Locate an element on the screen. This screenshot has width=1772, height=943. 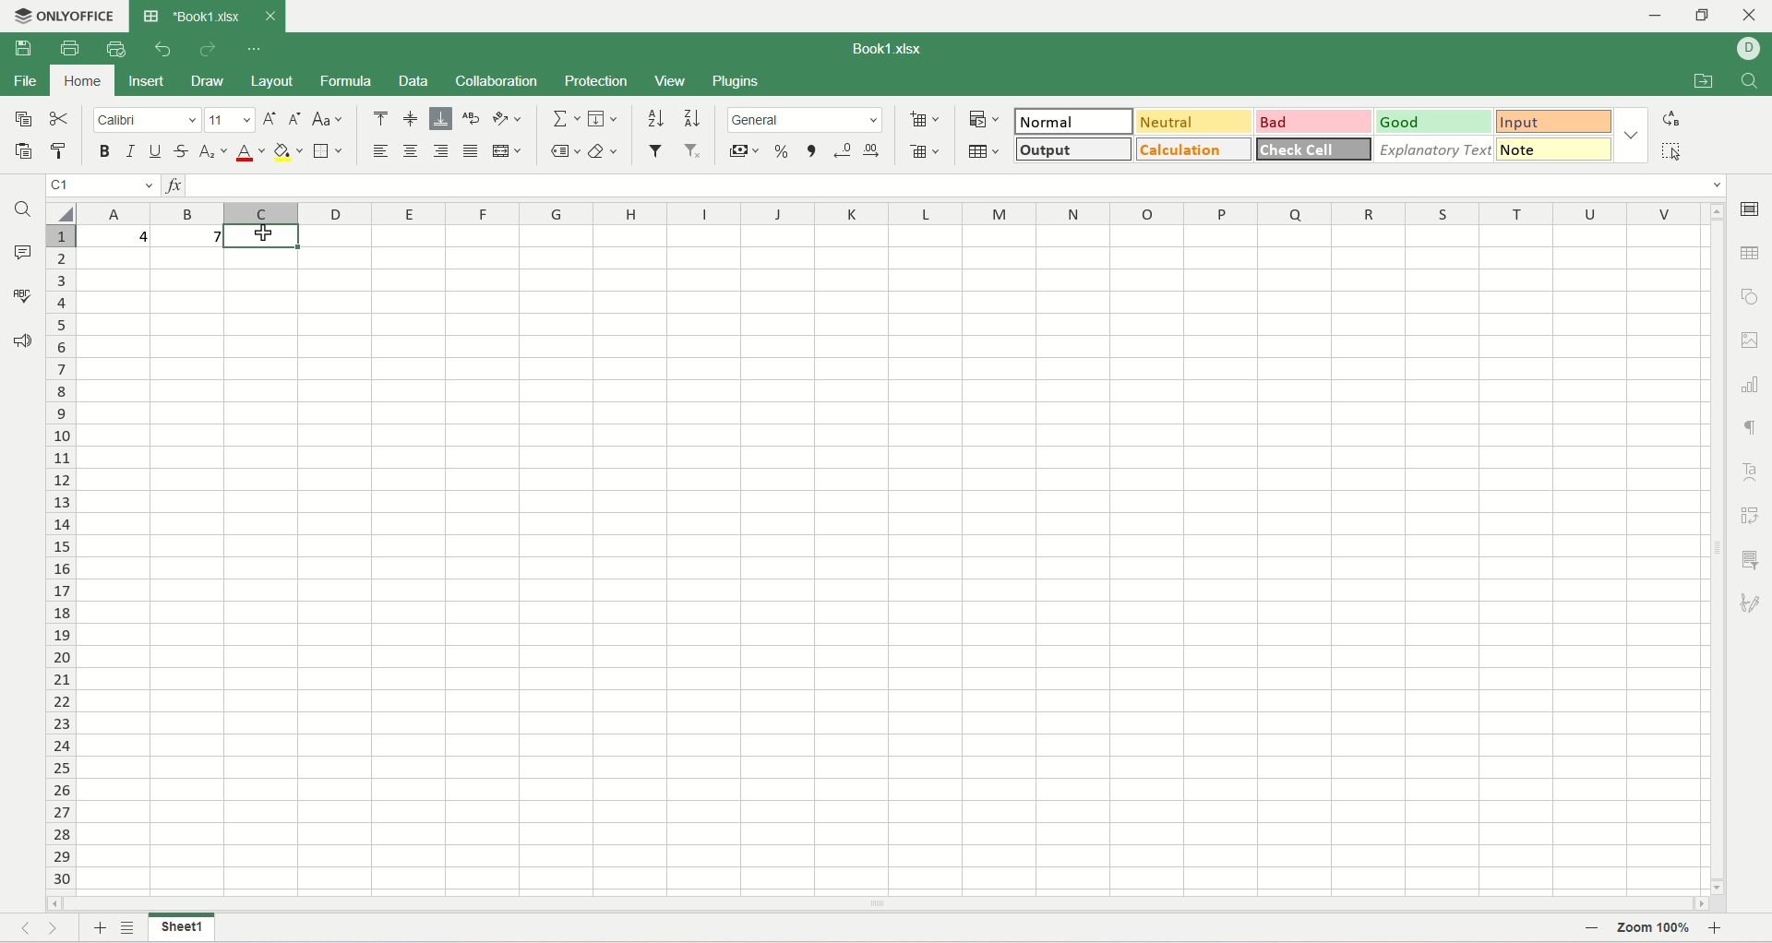
feedback and support is located at coordinates (22, 344).